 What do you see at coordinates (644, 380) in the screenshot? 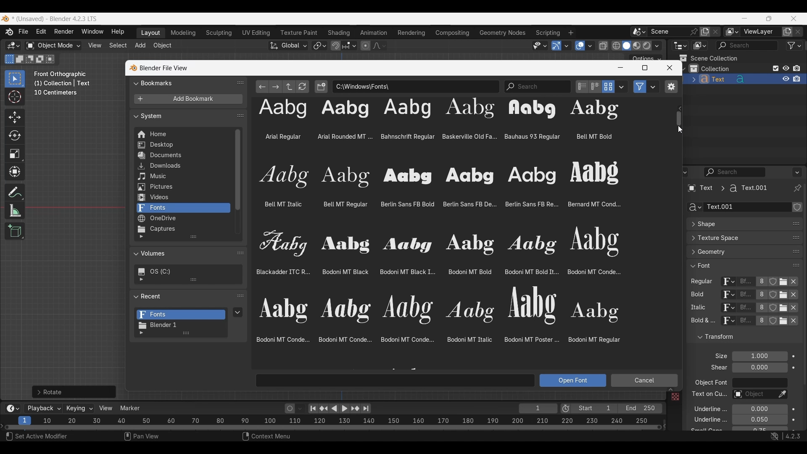
I see `Cancel selected option` at bounding box center [644, 380].